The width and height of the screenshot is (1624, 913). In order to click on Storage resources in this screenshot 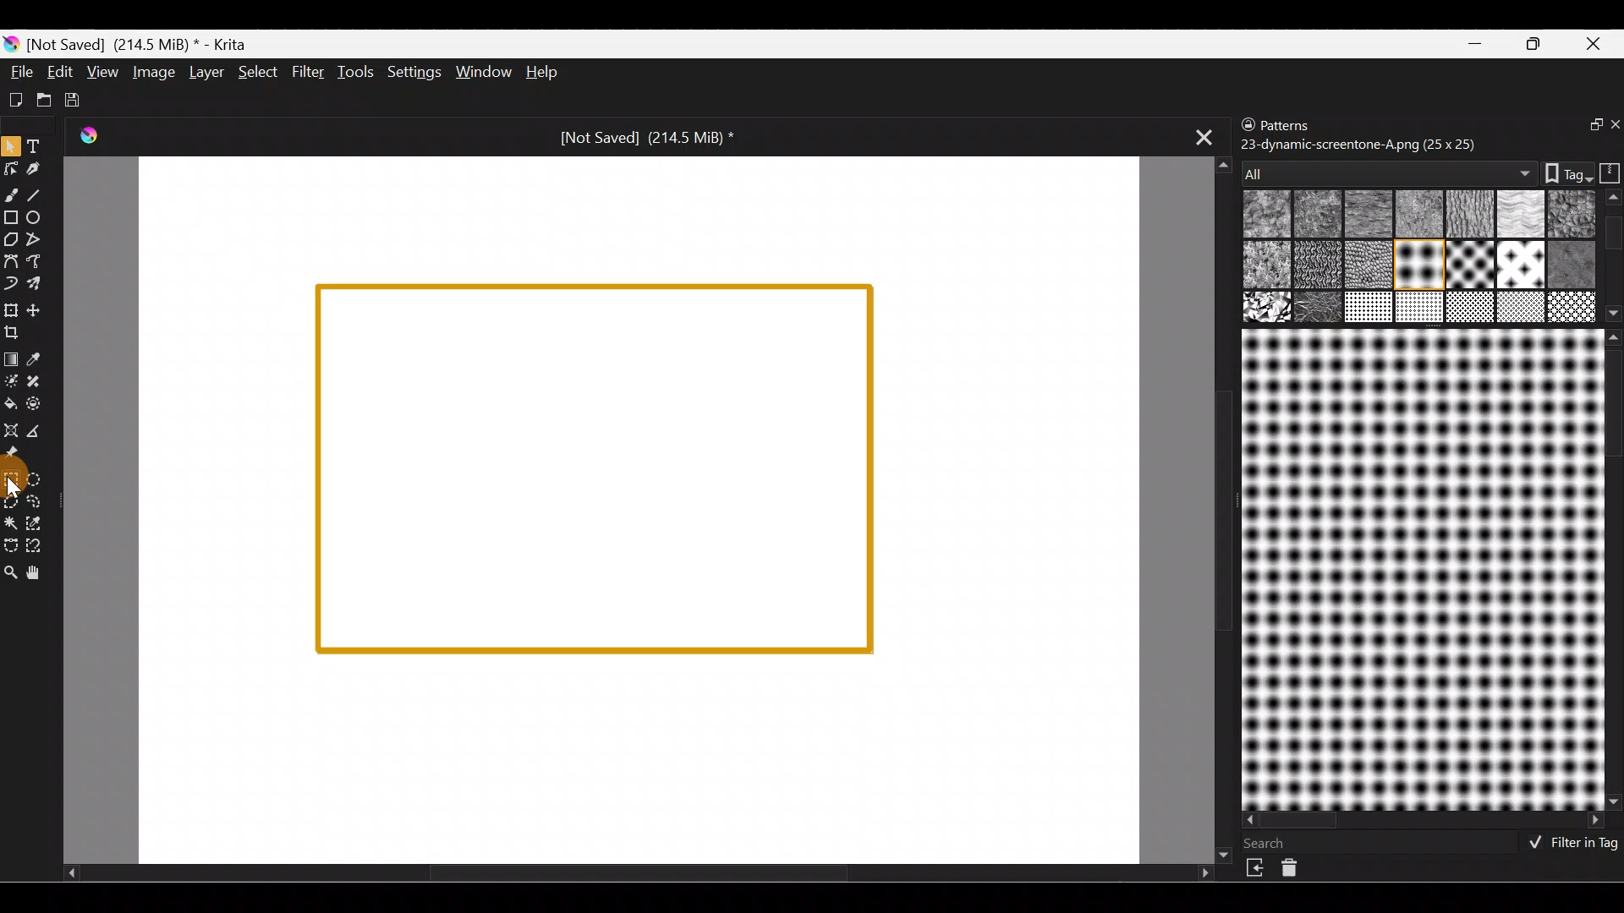, I will do `click(1607, 172)`.